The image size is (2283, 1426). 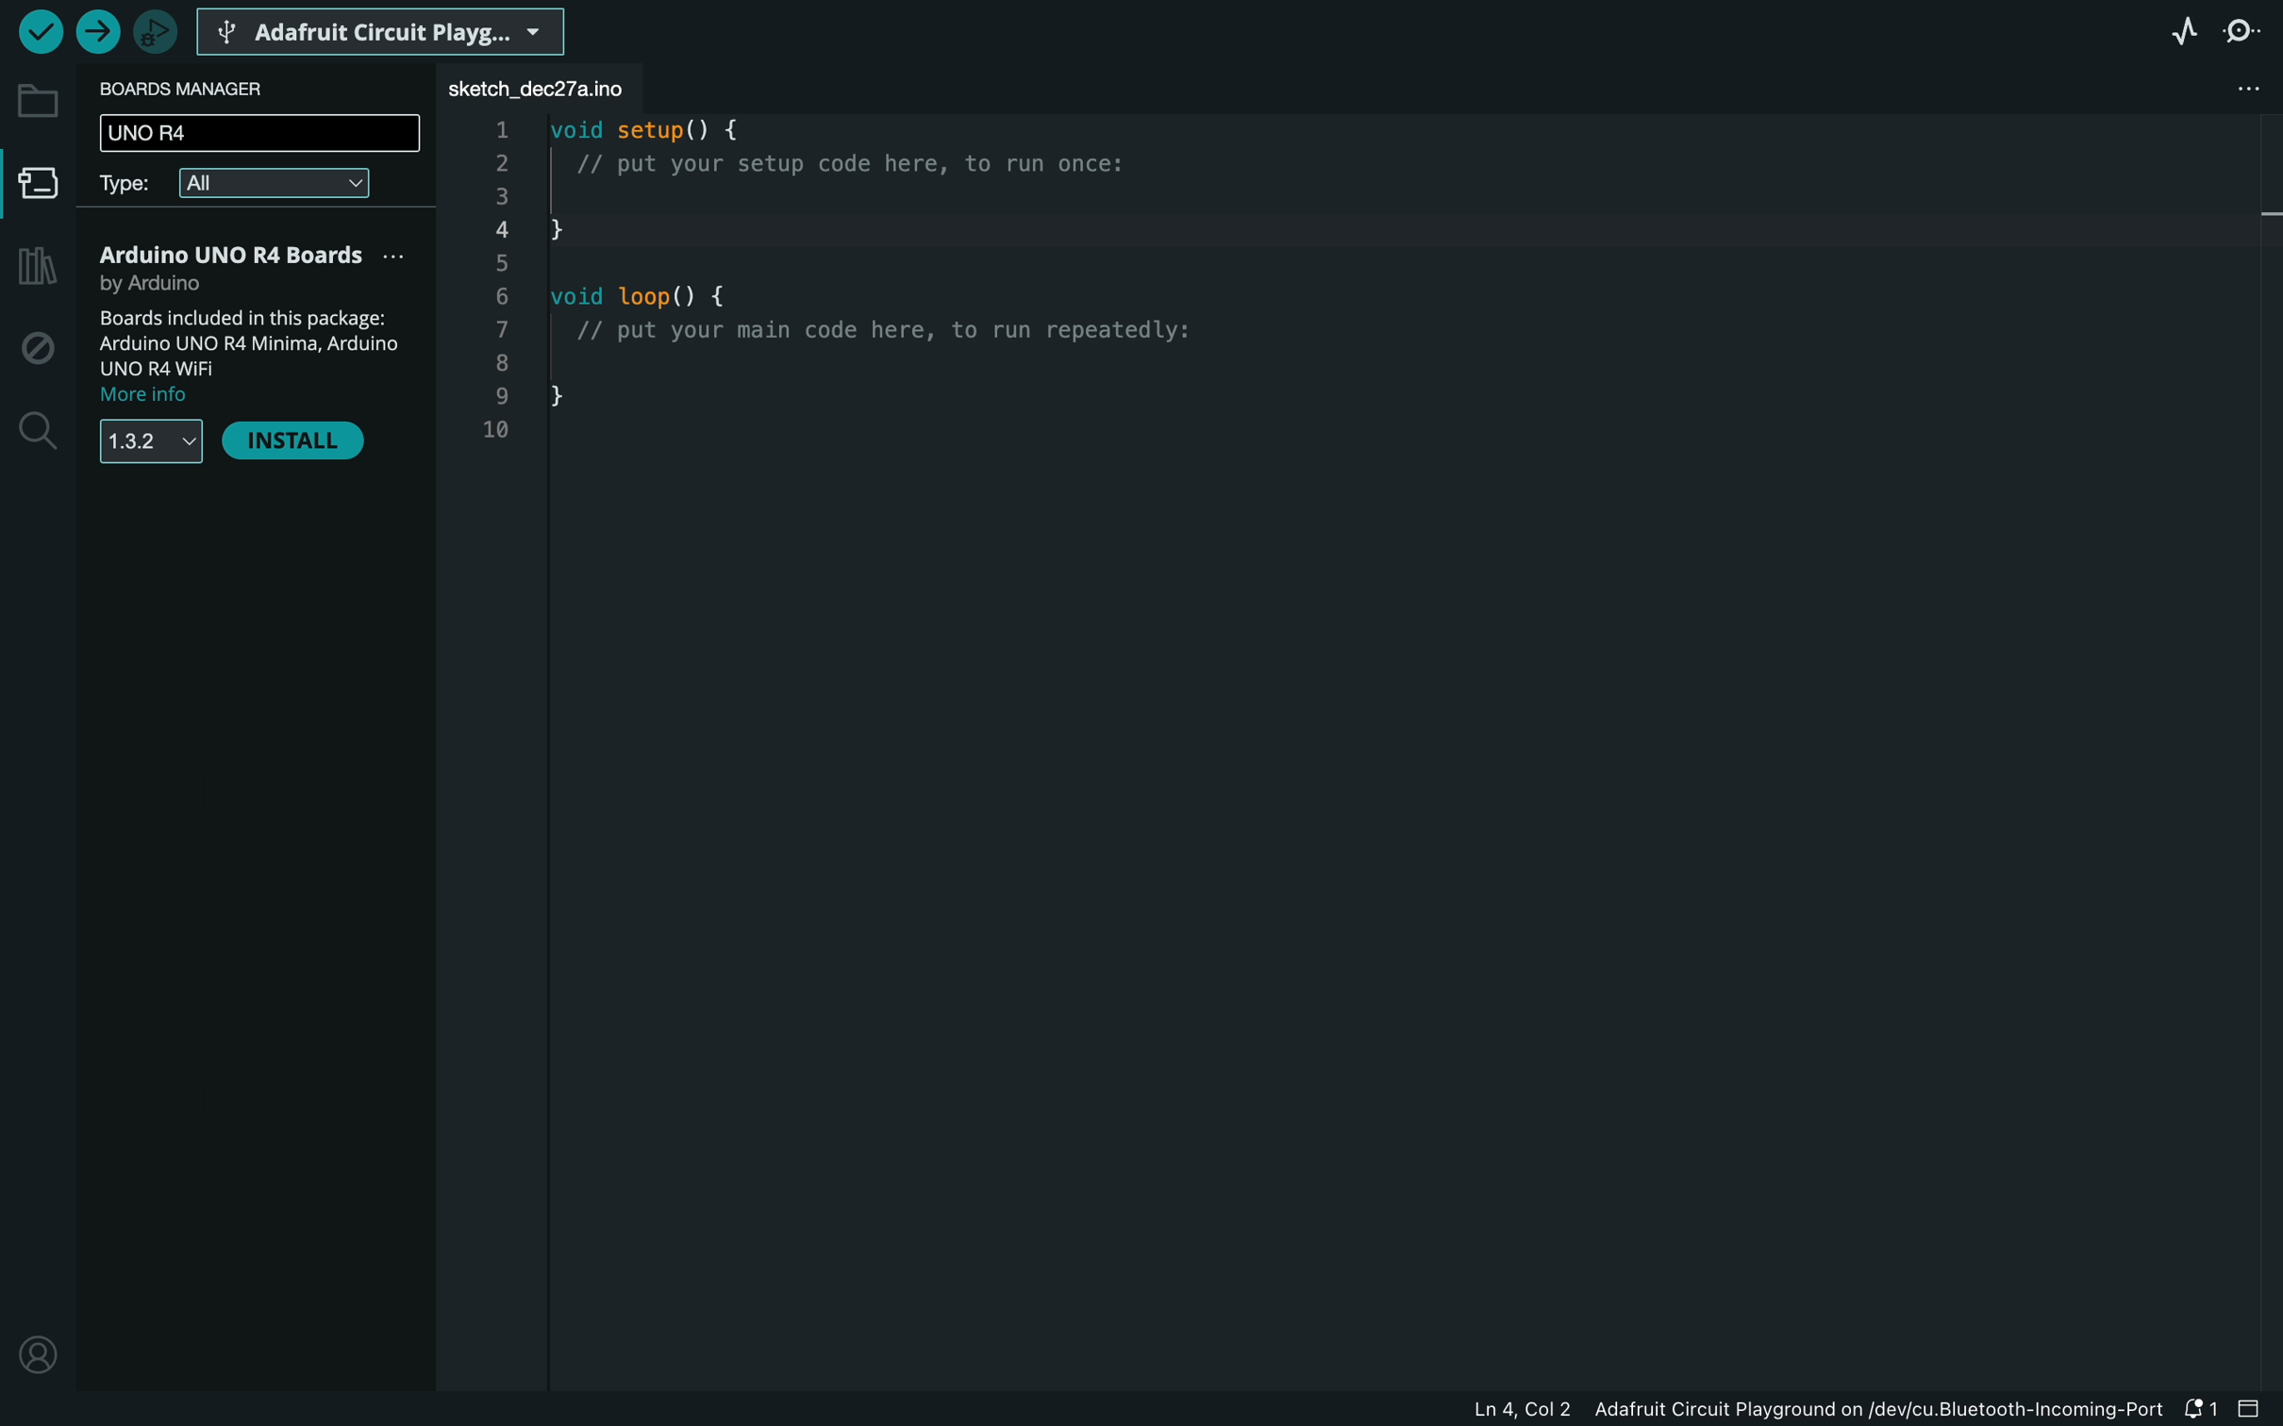 I want to click on versions, so click(x=147, y=440).